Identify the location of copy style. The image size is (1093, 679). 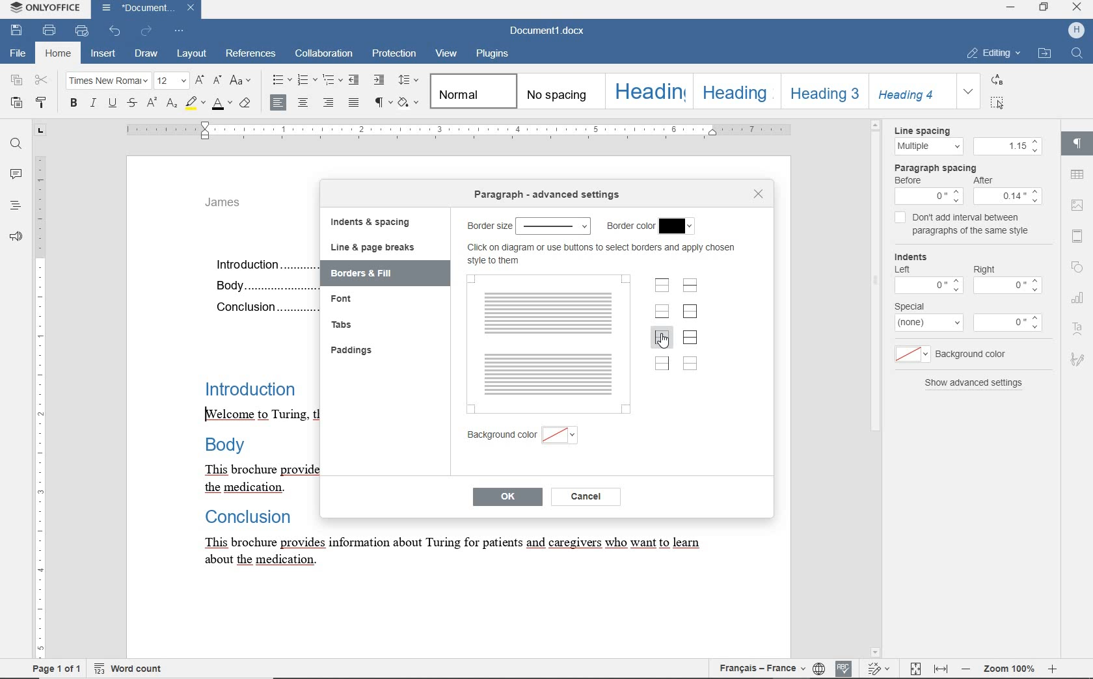
(41, 103).